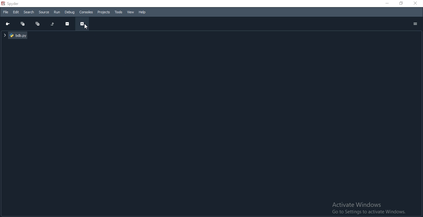 This screenshot has height=217, width=423. What do you see at coordinates (86, 12) in the screenshot?
I see `Consoles` at bounding box center [86, 12].